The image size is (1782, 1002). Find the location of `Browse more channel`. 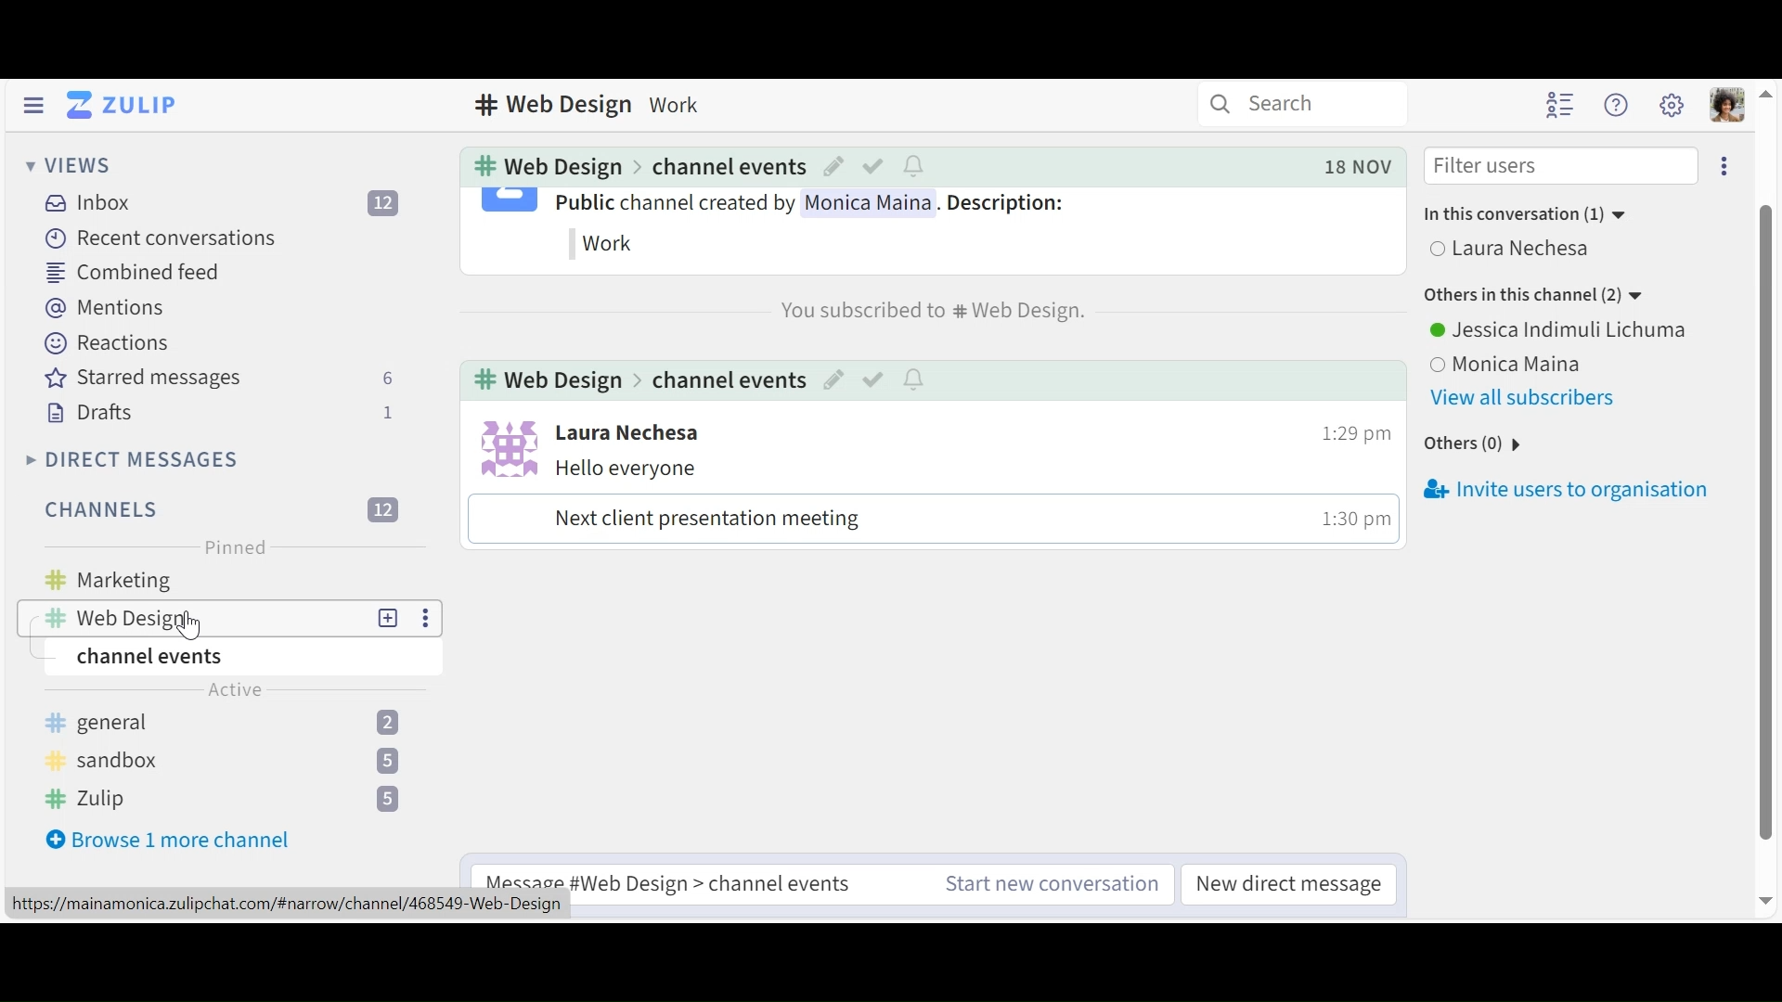

Browse more channel is located at coordinates (169, 841).